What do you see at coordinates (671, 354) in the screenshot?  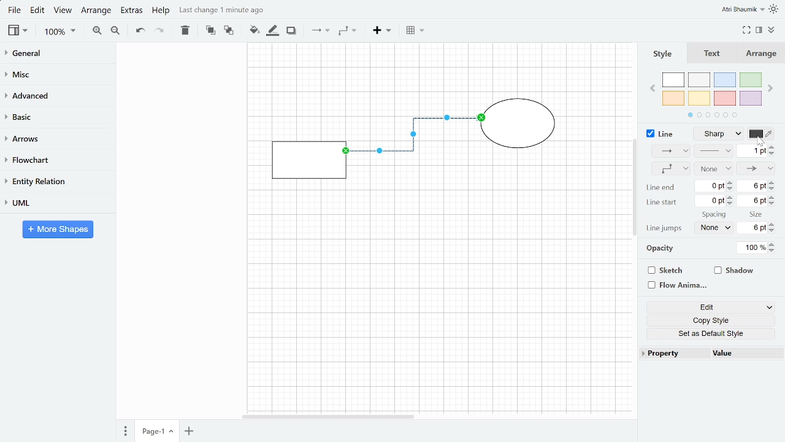 I see `property` at bounding box center [671, 354].